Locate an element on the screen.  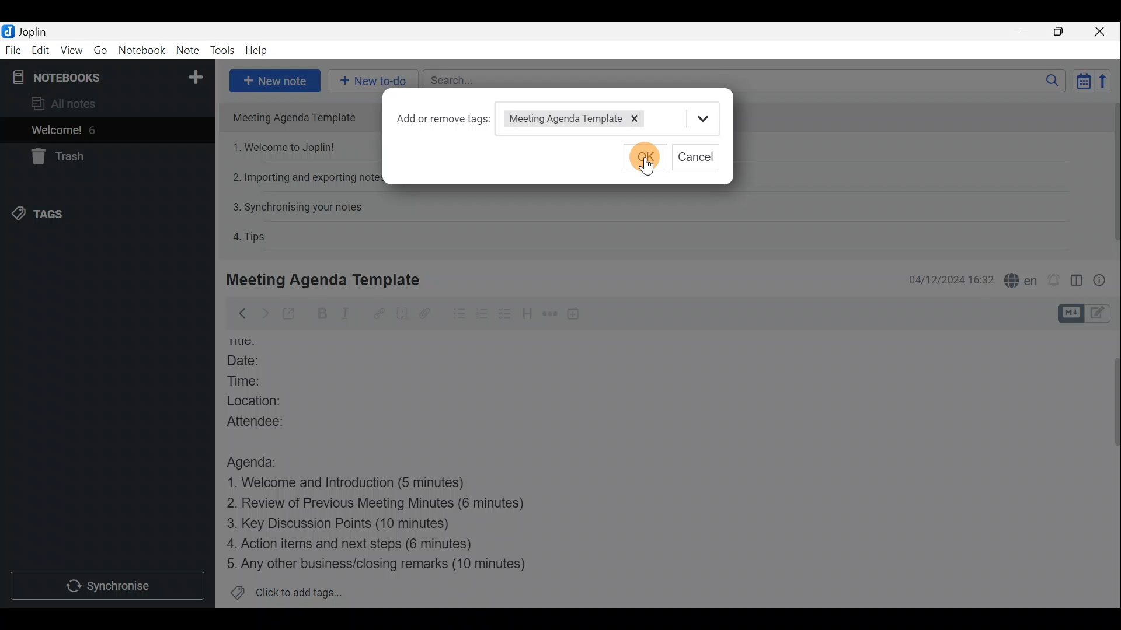
Heading is located at coordinates (526, 317).